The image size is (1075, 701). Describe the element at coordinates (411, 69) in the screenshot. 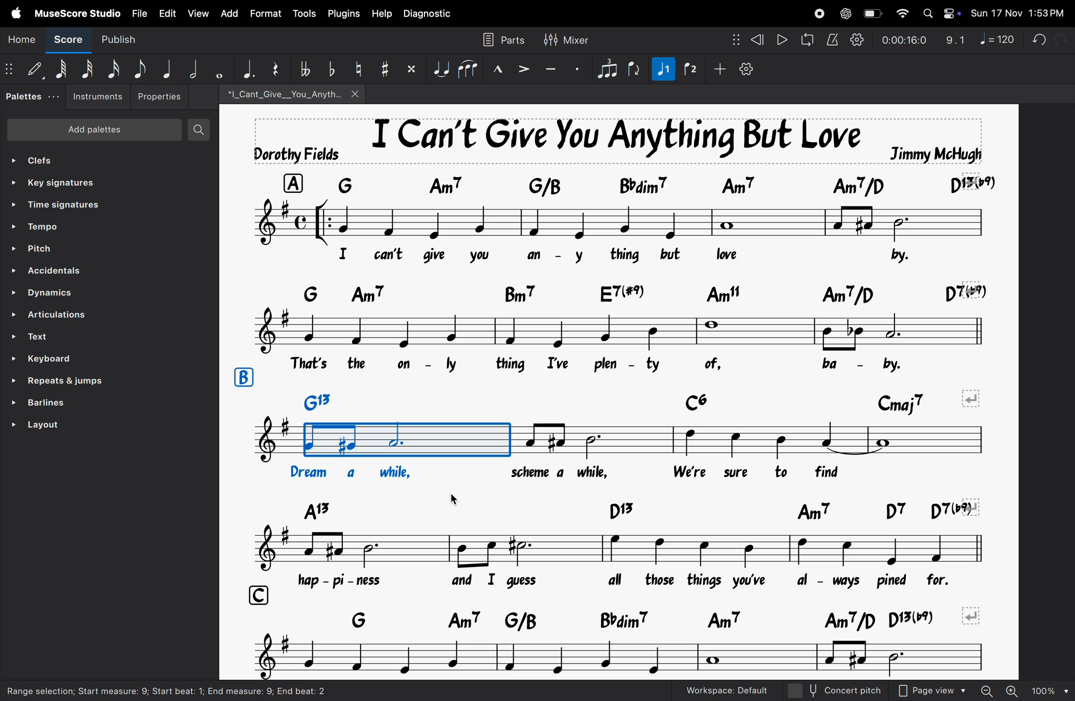

I see `toggle double sharp` at that location.